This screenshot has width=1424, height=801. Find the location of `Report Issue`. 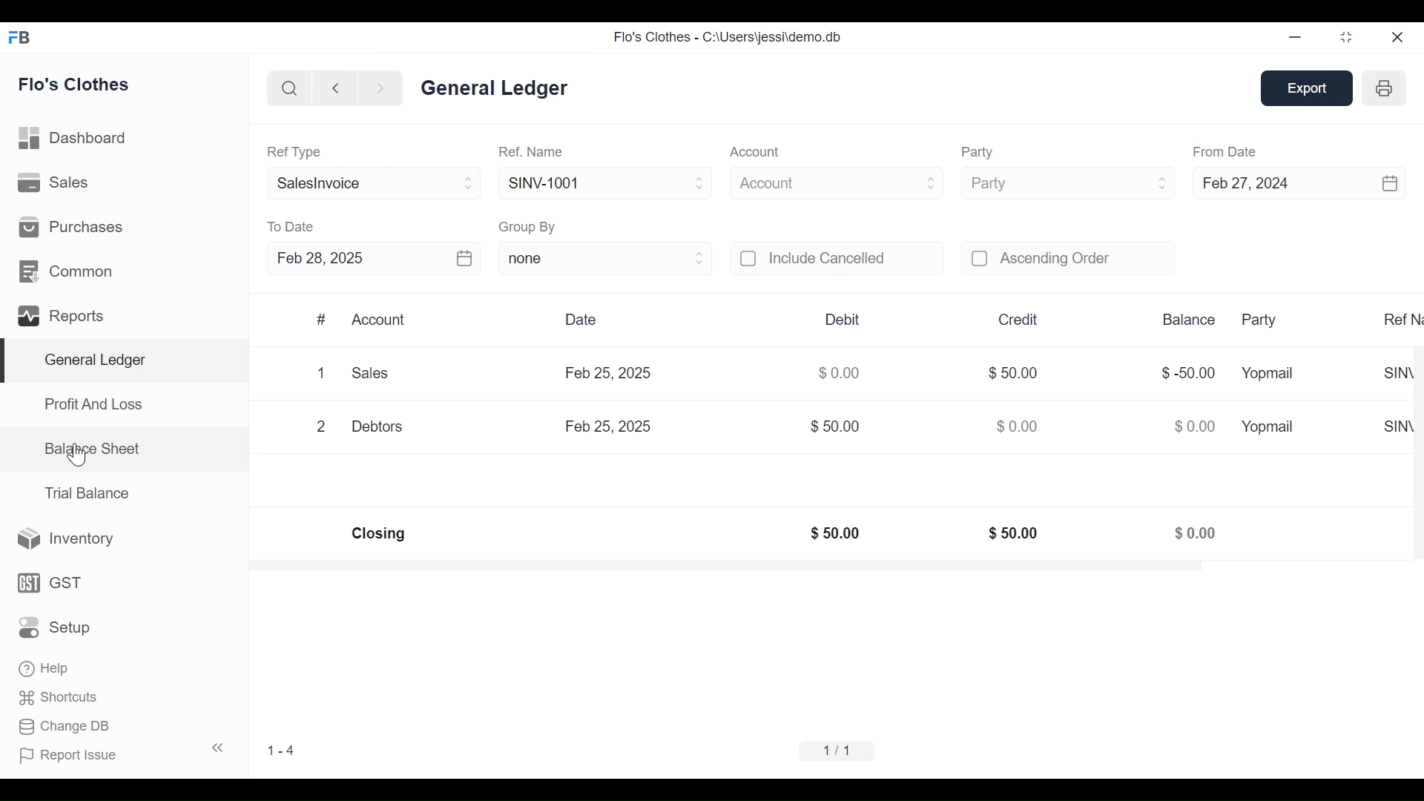

Report Issue is located at coordinates (69, 752).